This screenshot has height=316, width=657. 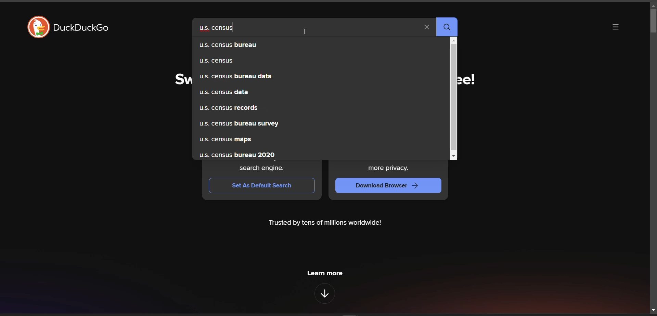 I want to click on more options, so click(x=618, y=27).